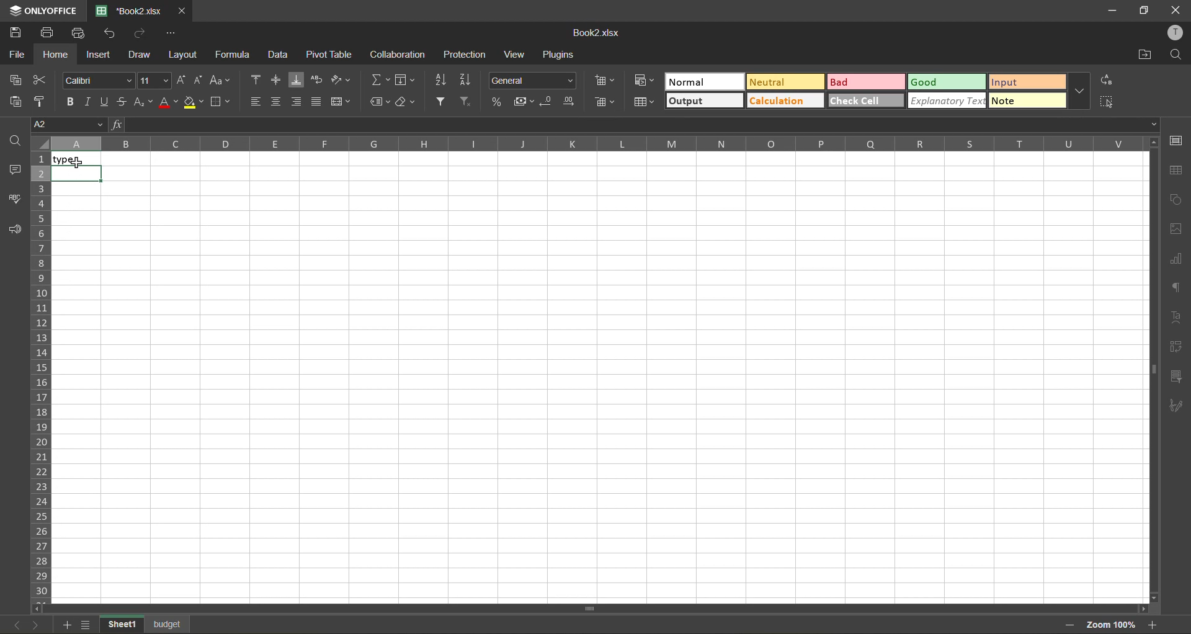  Describe the element at coordinates (1028, 81) in the screenshot. I see `input` at that location.